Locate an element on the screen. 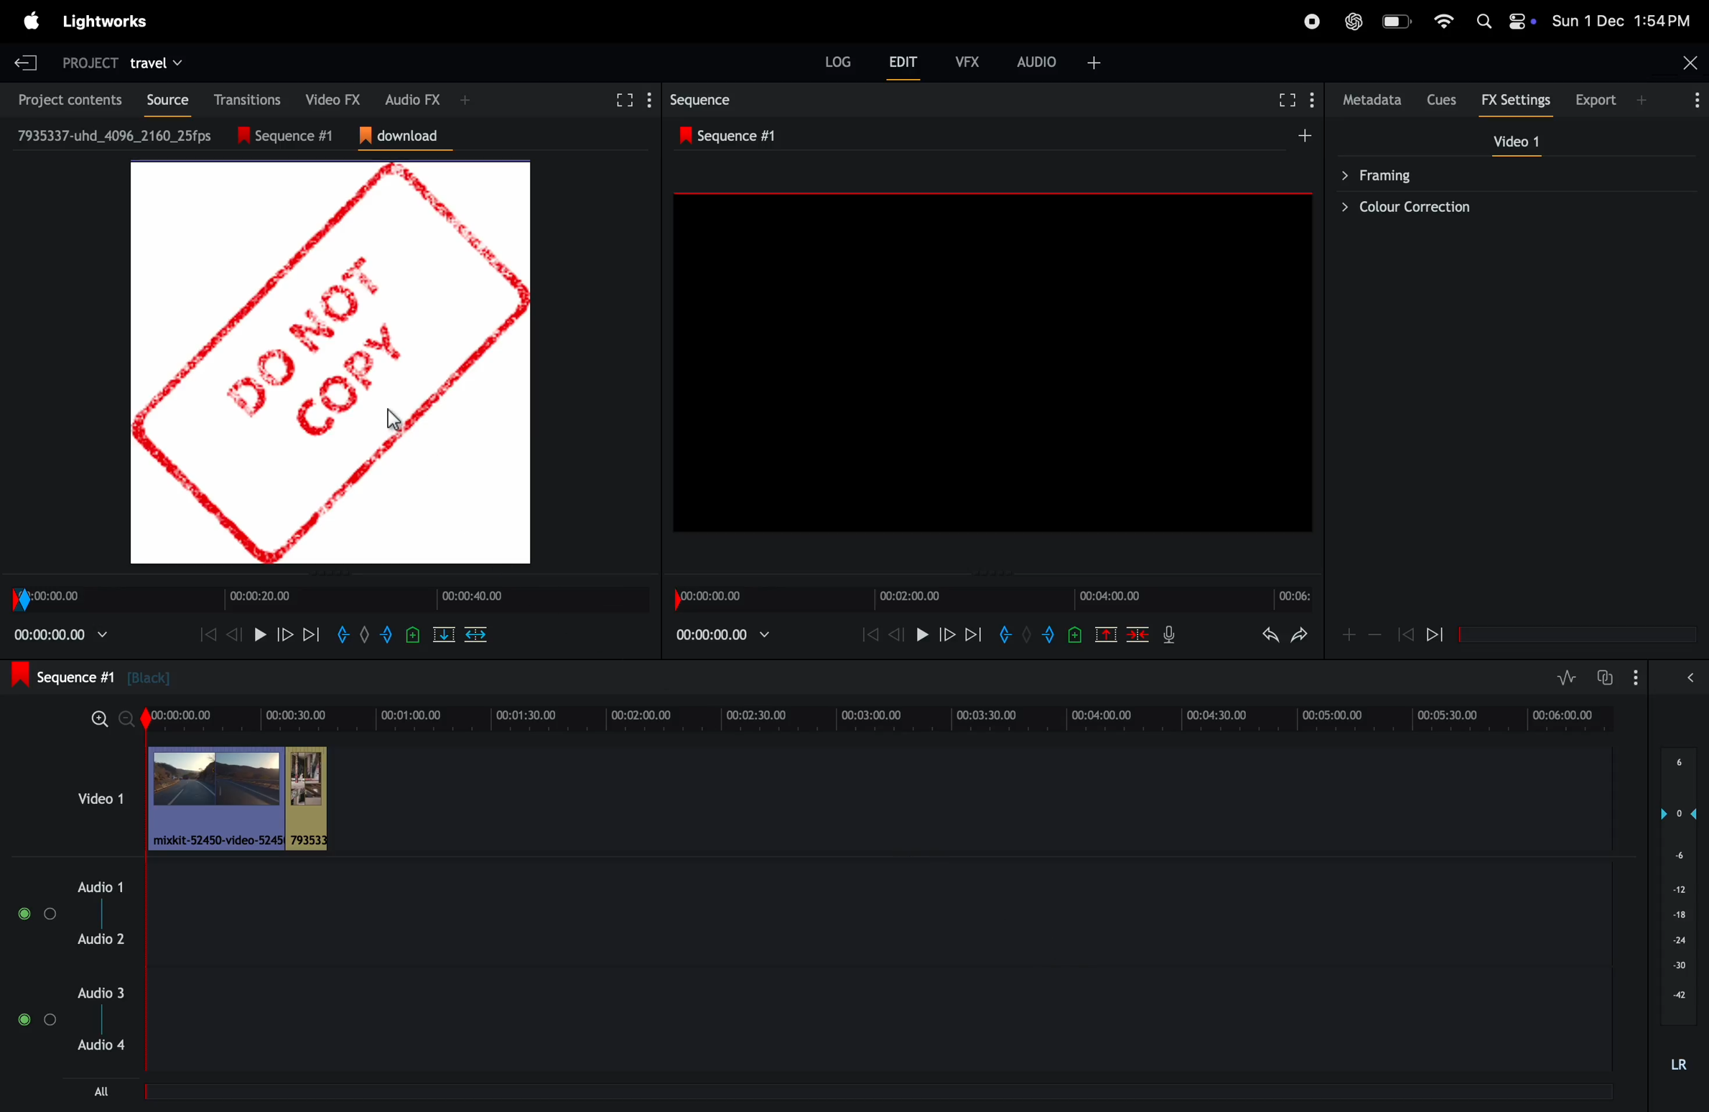 Image resolution: width=1709 pixels, height=1112 pixels. video clips is located at coordinates (242, 798).